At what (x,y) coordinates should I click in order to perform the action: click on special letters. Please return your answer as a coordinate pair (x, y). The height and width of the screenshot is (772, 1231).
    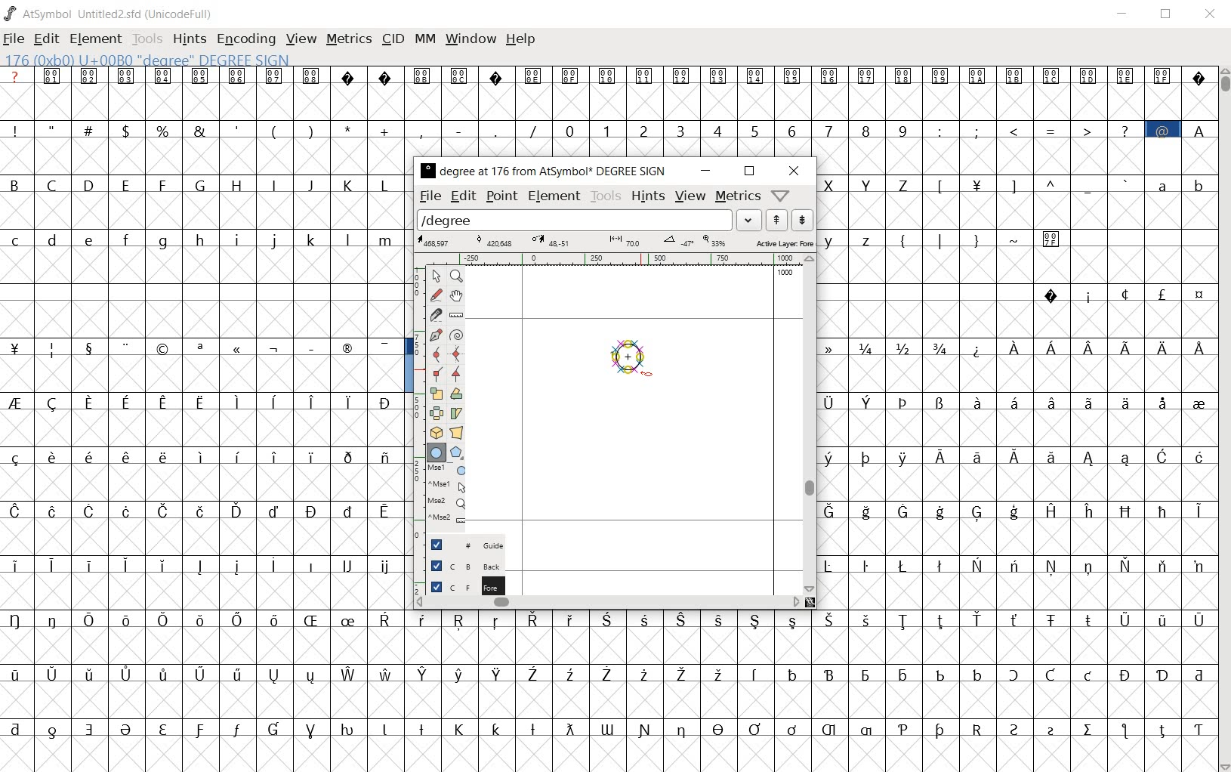
    Looking at the image, I should click on (1012, 455).